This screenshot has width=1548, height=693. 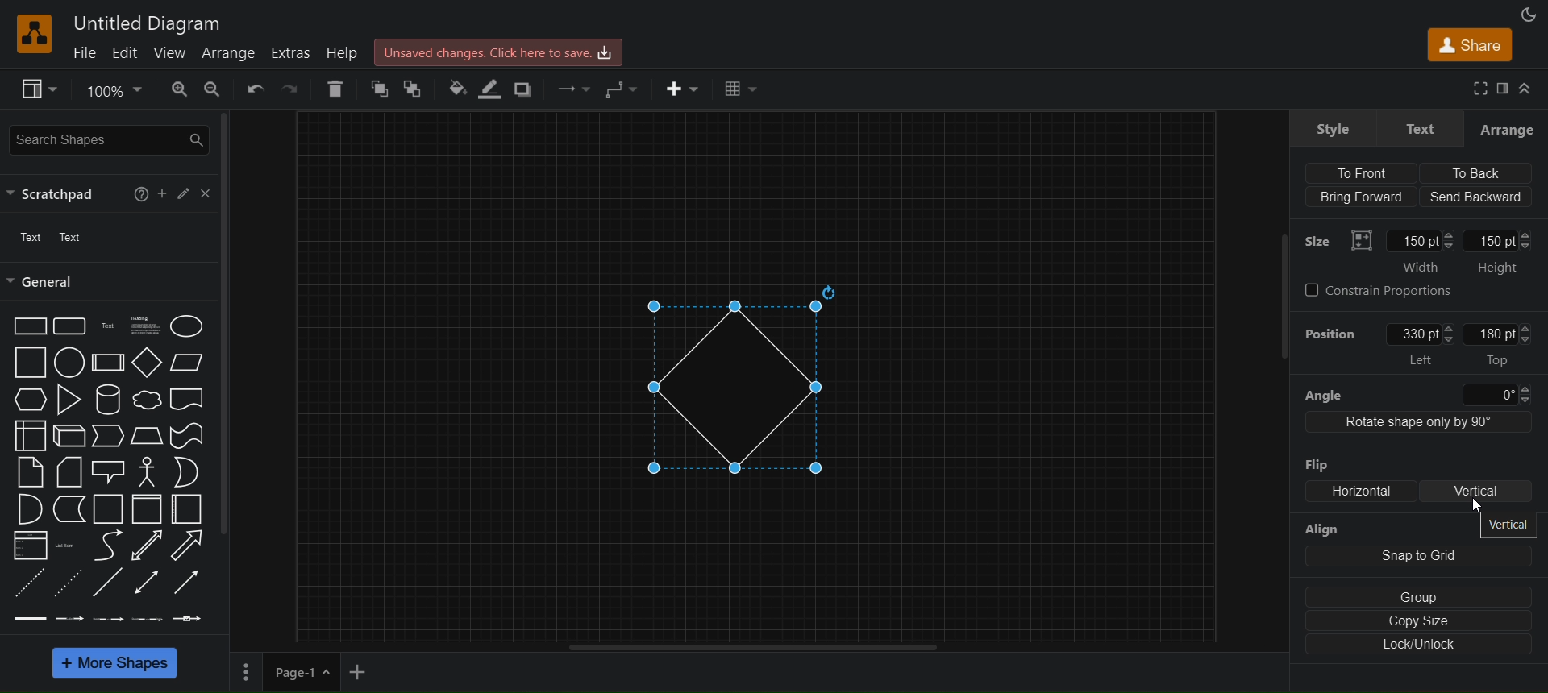 What do you see at coordinates (27, 546) in the screenshot?
I see `list` at bounding box center [27, 546].